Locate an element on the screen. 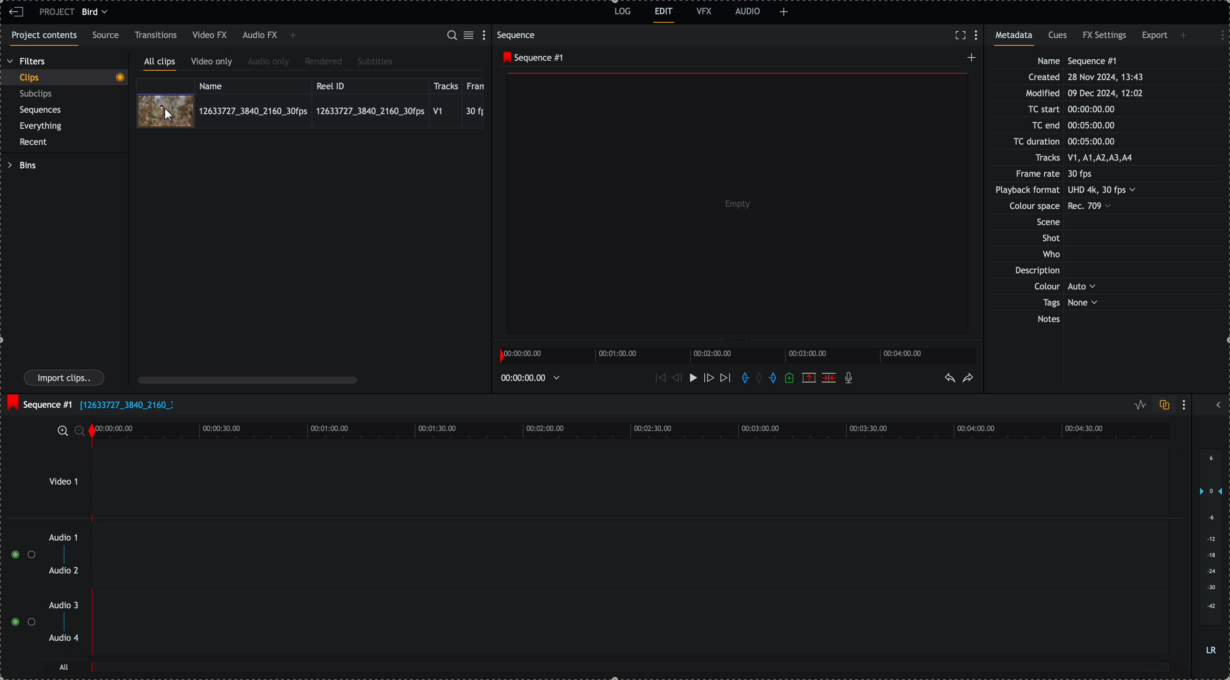 The height and width of the screenshot is (680, 1230). transitions is located at coordinates (156, 35).